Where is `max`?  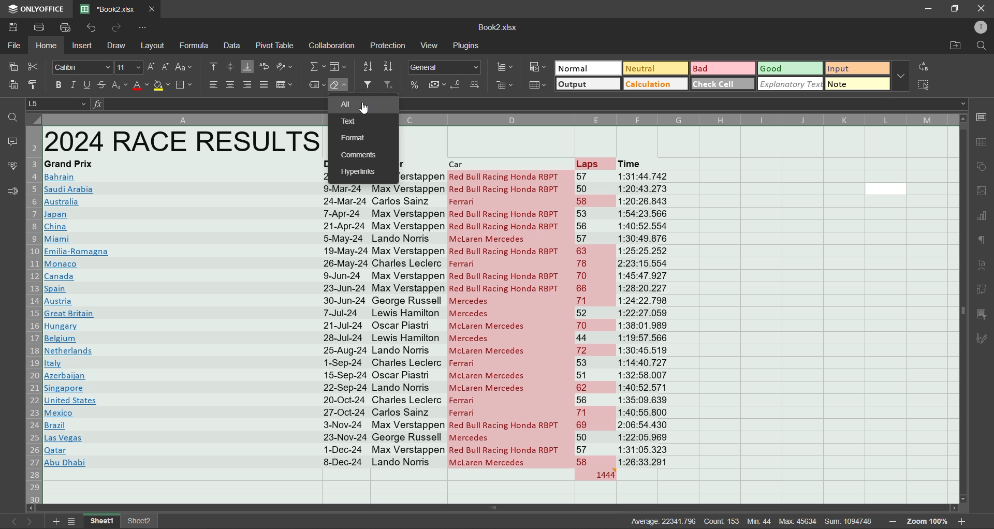
max is located at coordinates (797, 521).